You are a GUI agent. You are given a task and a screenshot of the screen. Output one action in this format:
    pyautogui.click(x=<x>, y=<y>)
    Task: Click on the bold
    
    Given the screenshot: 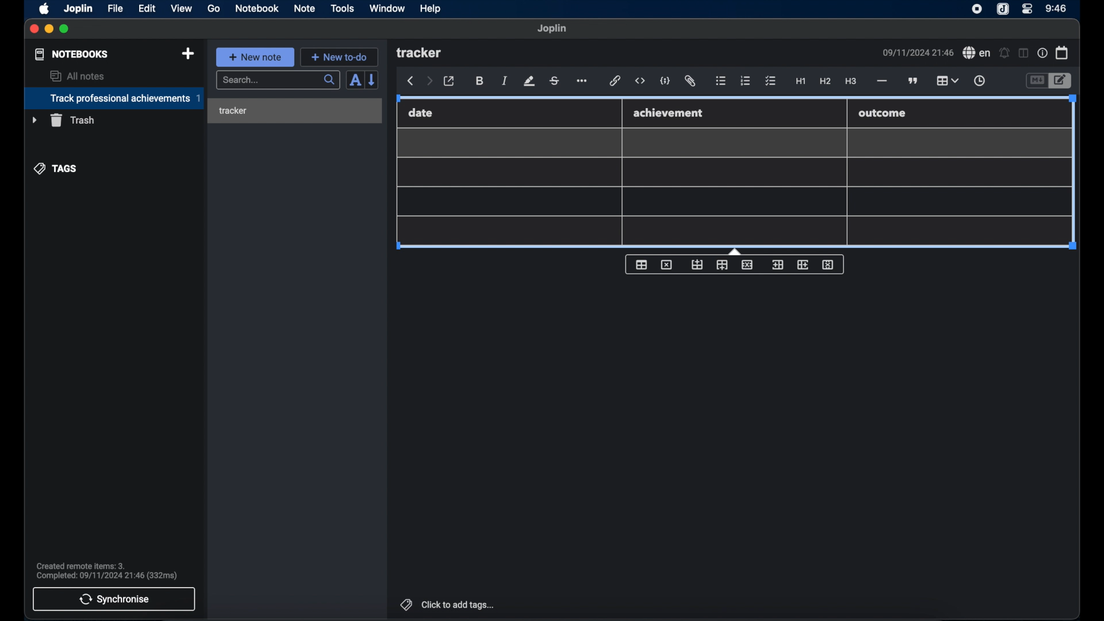 What is the action you would take?
    pyautogui.click(x=480, y=81)
    